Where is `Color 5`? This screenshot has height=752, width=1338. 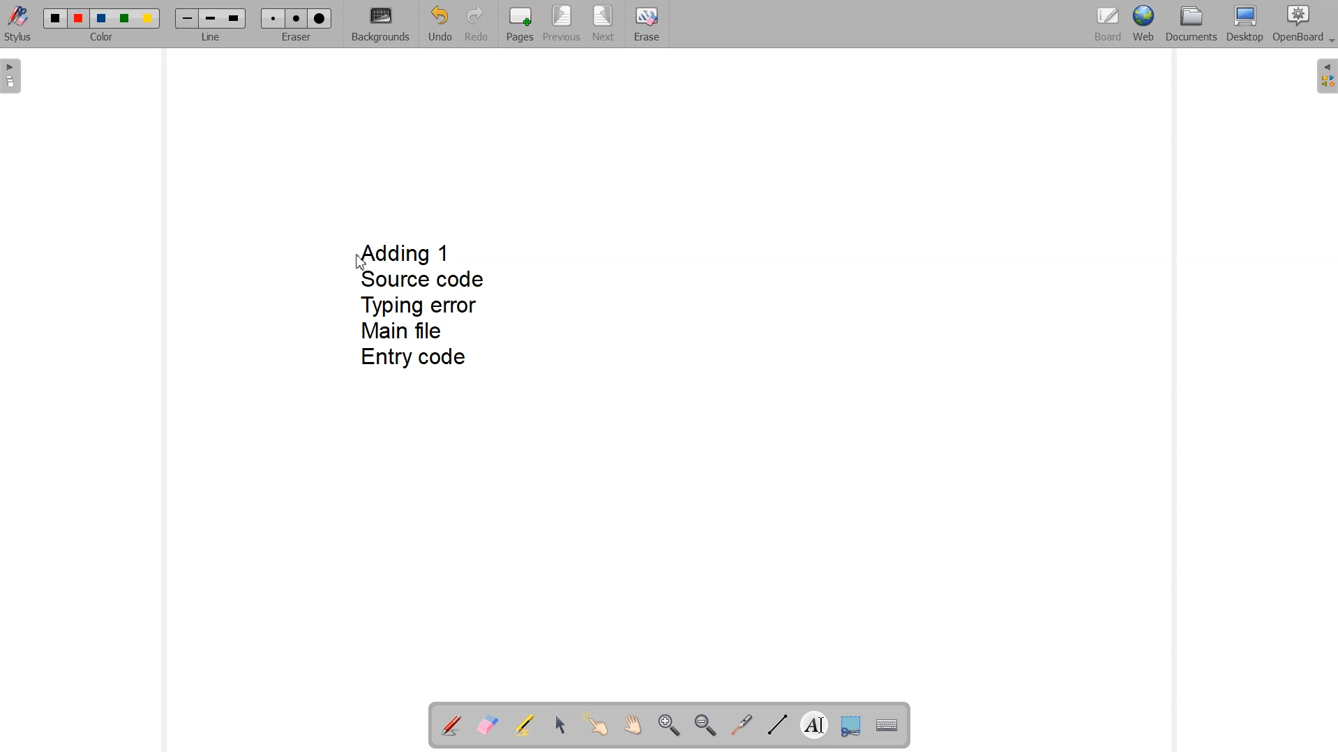
Color 5 is located at coordinates (149, 19).